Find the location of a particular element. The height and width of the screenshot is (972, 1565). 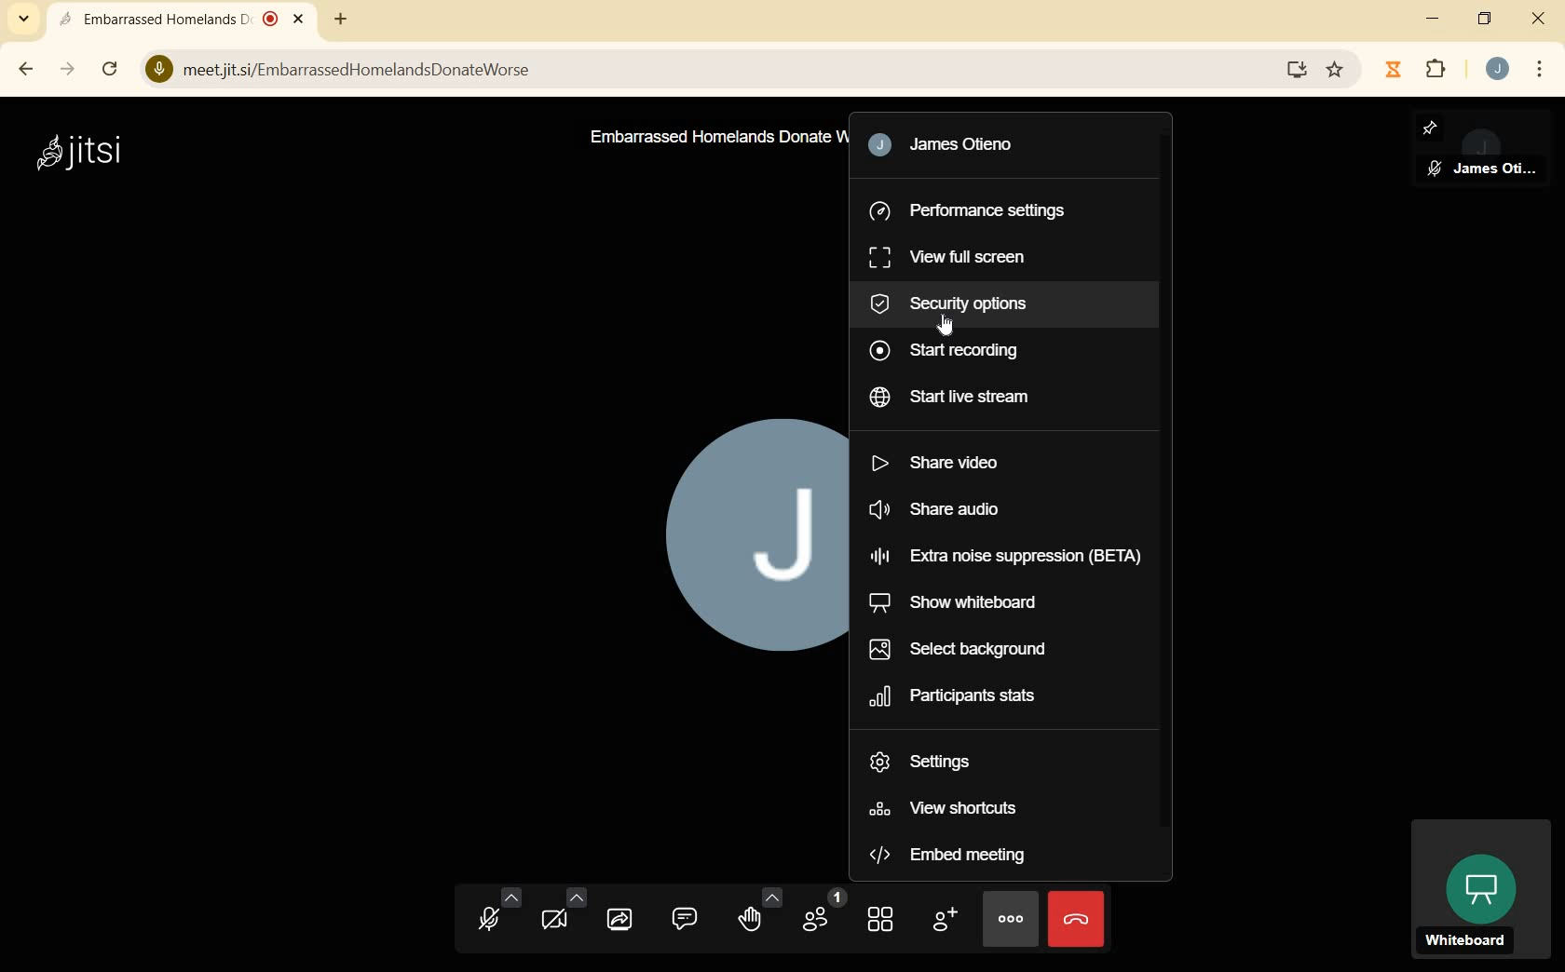

install is located at coordinates (1299, 70).